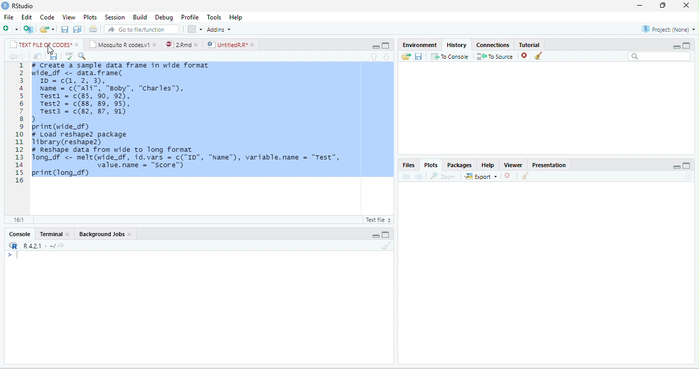 Image resolution: width=699 pixels, height=369 pixels. What do you see at coordinates (385, 46) in the screenshot?
I see `maximize` at bounding box center [385, 46].